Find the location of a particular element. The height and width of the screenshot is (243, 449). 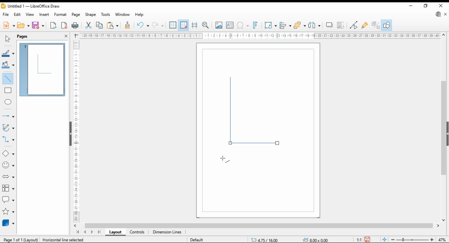

1:1 ratio is located at coordinates (363, 239).